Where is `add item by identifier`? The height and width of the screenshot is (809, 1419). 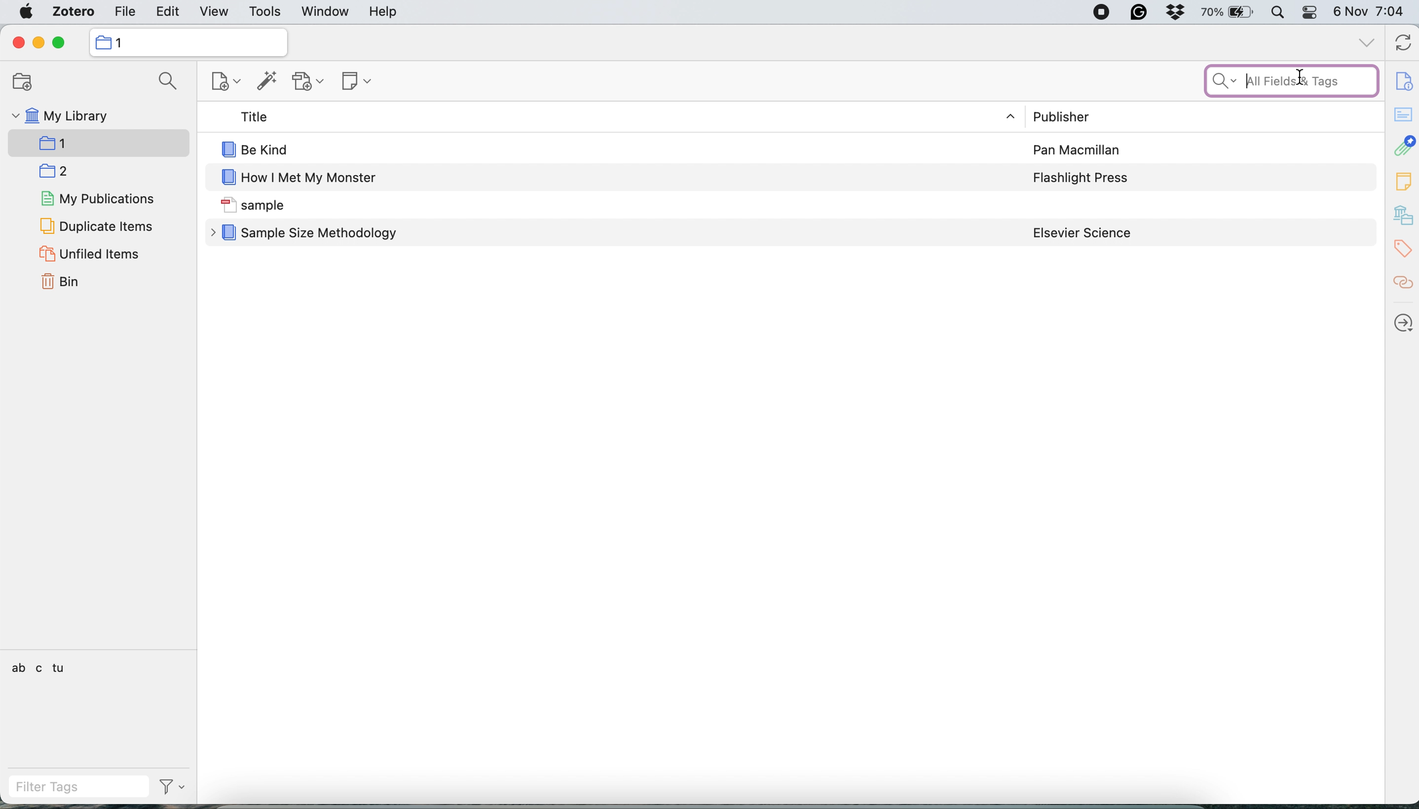 add item by identifier is located at coordinates (267, 81).